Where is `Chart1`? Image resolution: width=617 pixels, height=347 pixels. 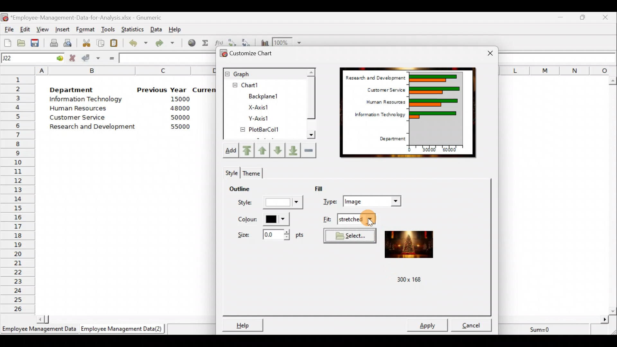
Chart1 is located at coordinates (256, 85).